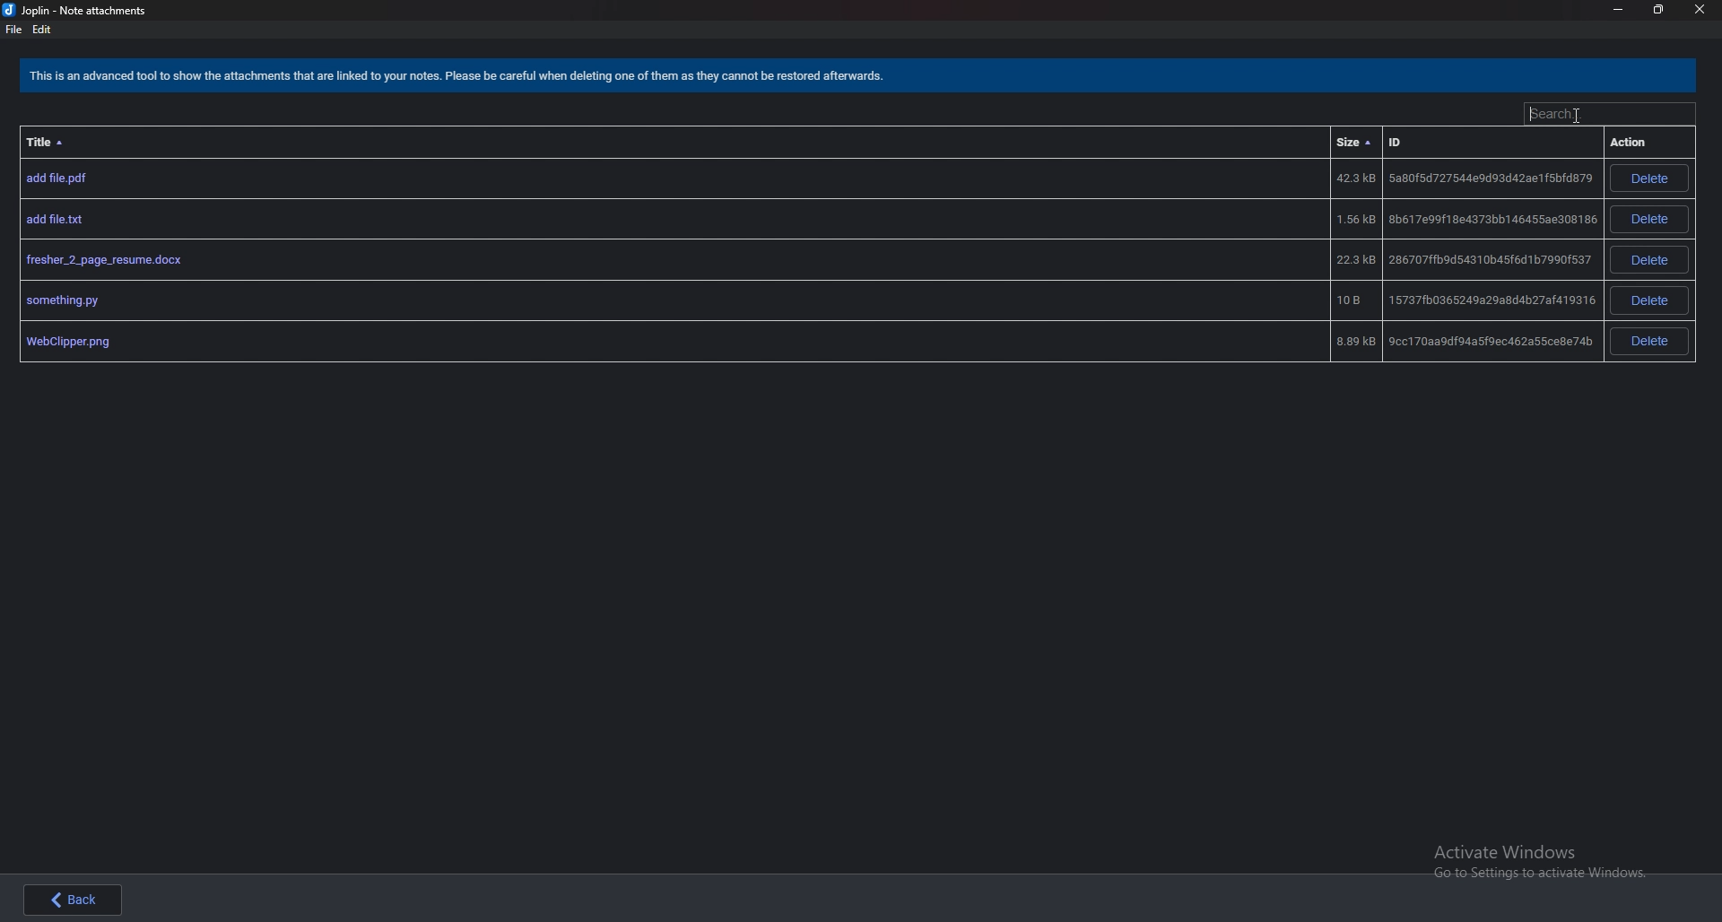  Describe the element at coordinates (1649, 178) in the screenshot. I see `delete` at that location.